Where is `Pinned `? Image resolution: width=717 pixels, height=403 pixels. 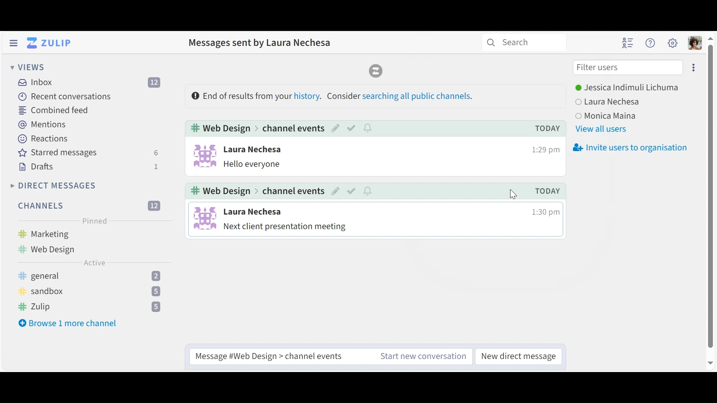 Pinned  is located at coordinates (93, 221).